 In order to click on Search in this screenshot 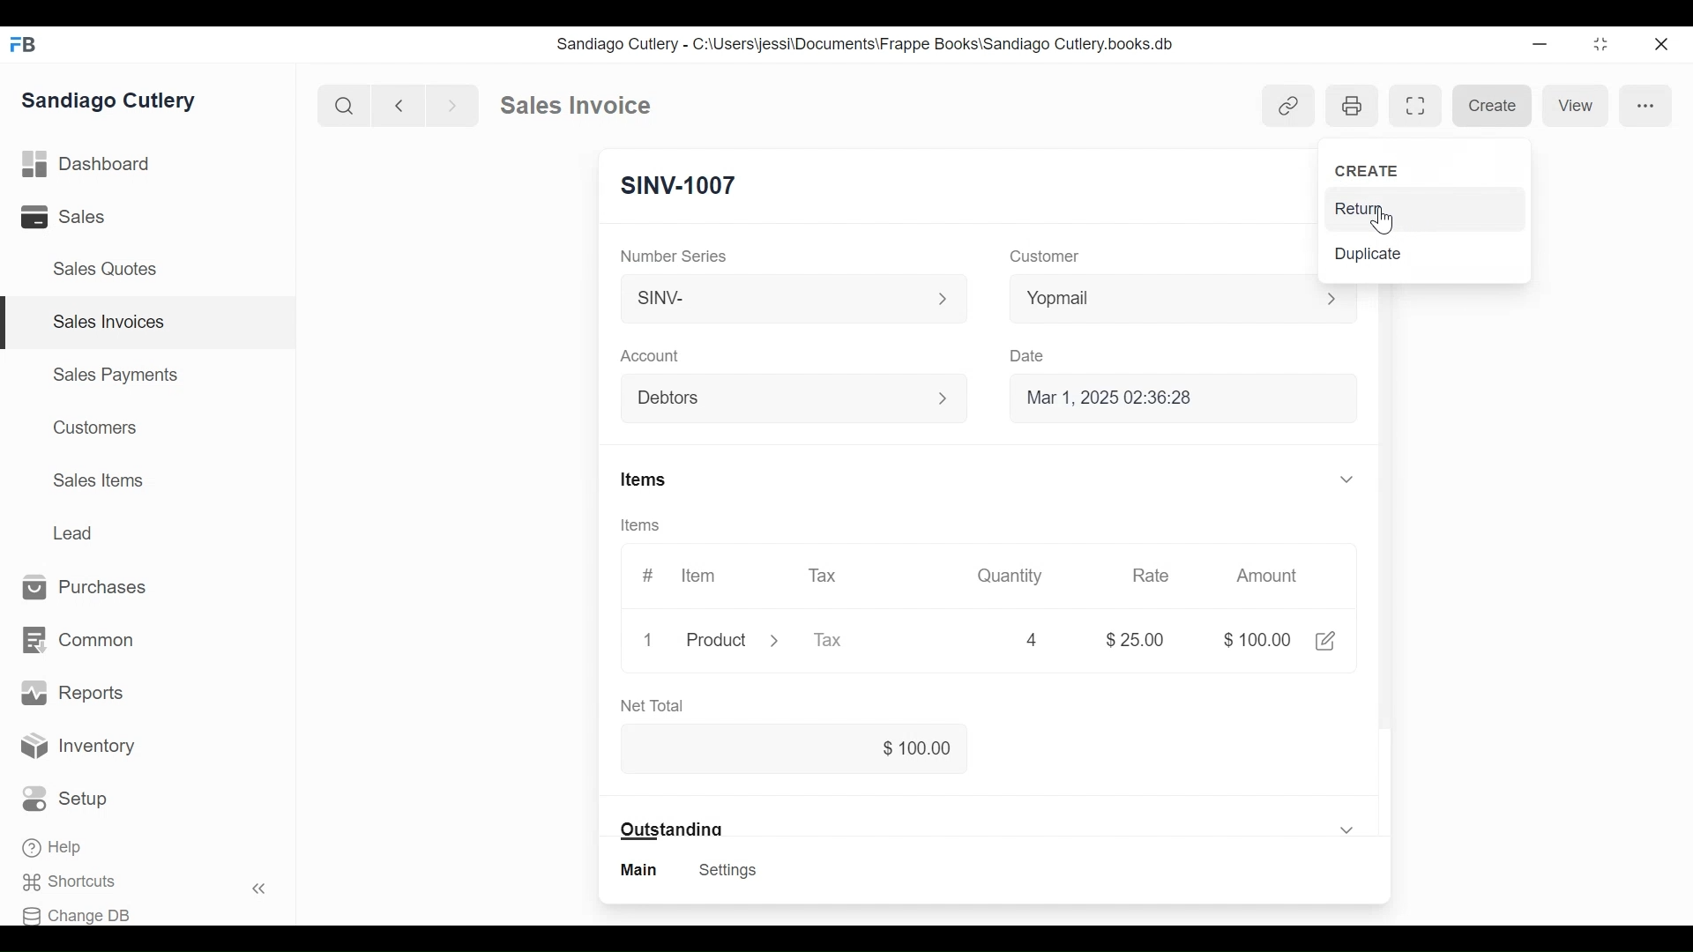, I will do `click(344, 104)`.